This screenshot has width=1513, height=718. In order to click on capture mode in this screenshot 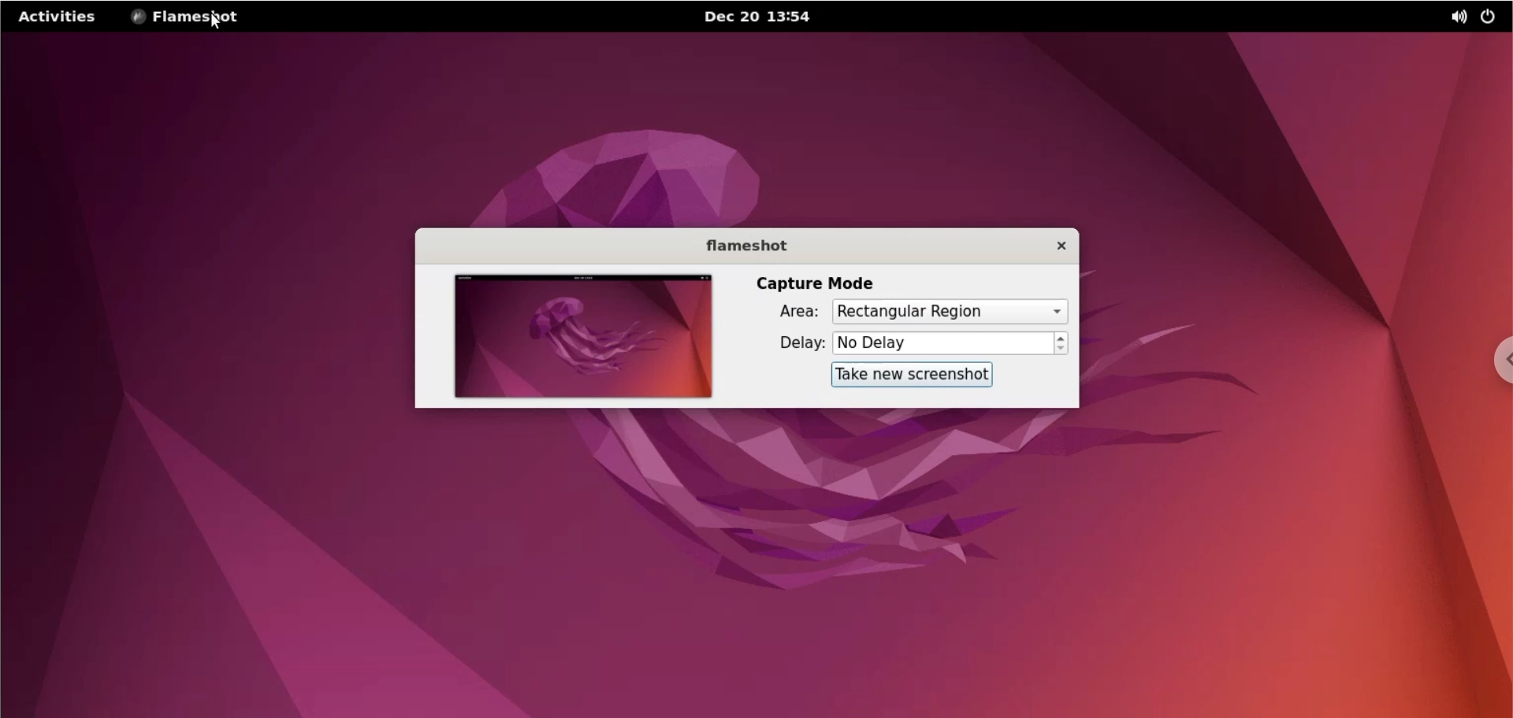, I will do `click(821, 283)`.